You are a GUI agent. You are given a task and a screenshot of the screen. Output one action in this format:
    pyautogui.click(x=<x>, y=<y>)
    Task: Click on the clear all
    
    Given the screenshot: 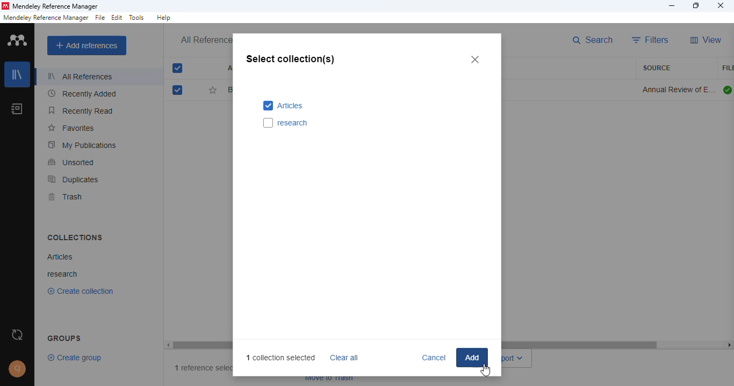 What is the action you would take?
    pyautogui.click(x=344, y=358)
    